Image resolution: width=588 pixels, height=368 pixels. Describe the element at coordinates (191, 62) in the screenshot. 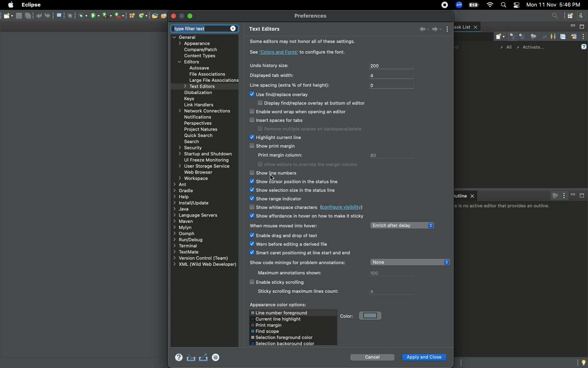

I see `Editors` at that location.